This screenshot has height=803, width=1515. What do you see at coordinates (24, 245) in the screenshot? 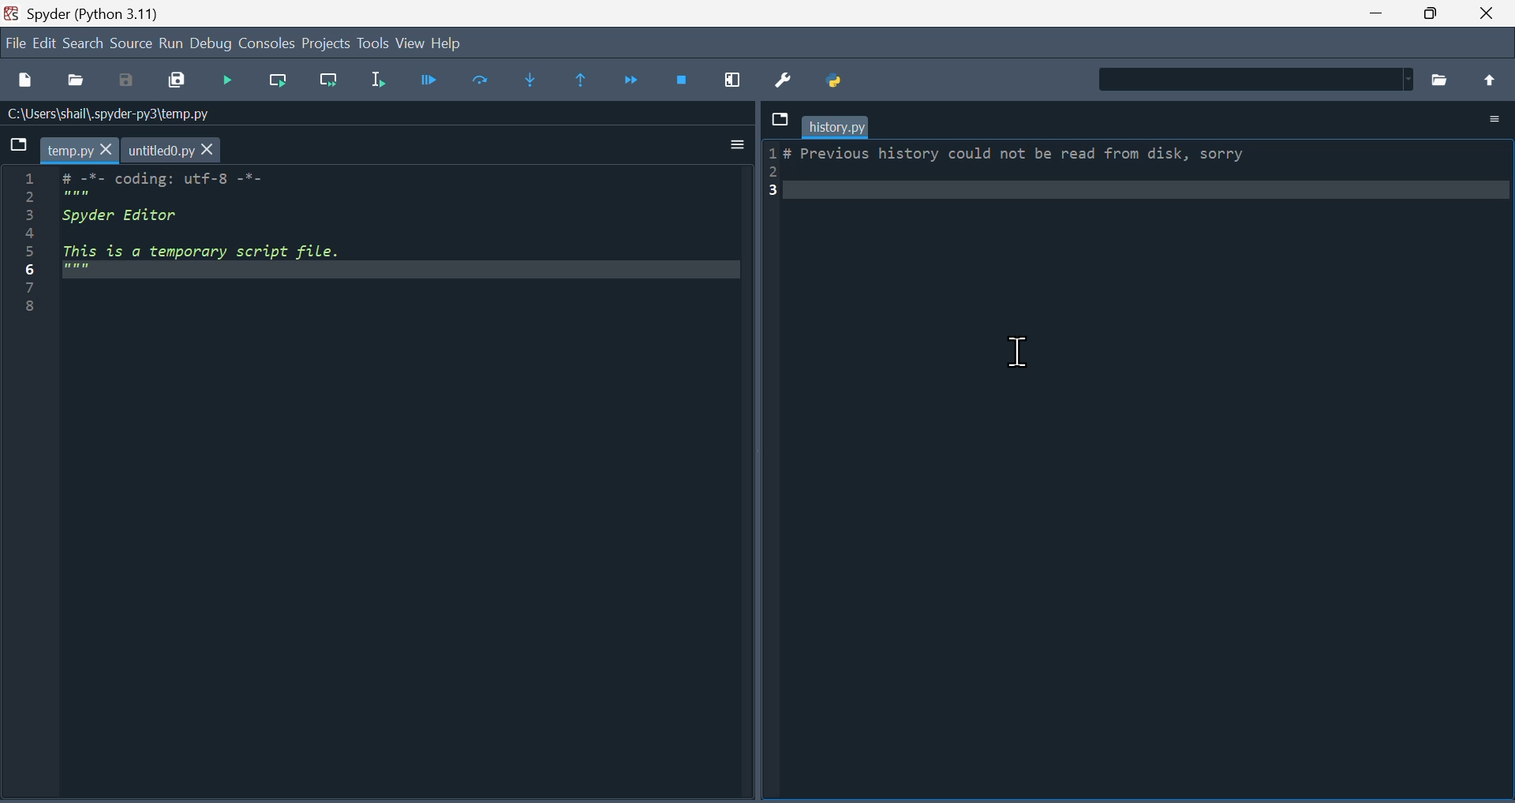
I see `serial number 1-8` at bounding box center [24, 245].